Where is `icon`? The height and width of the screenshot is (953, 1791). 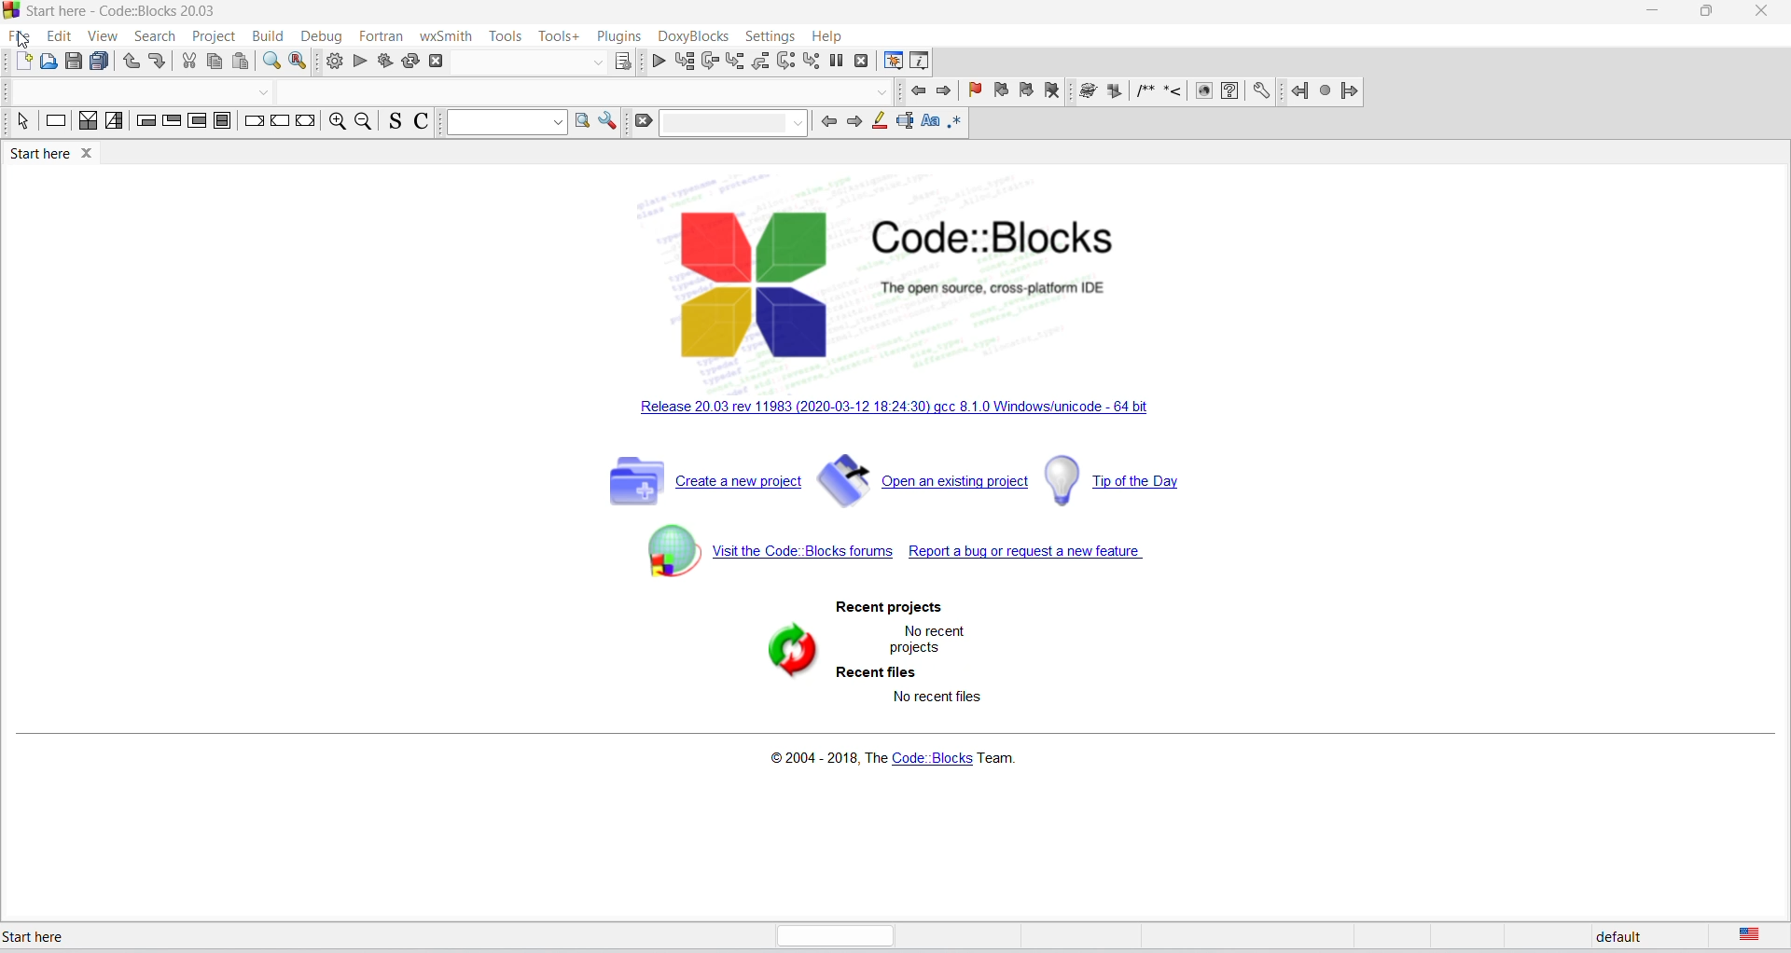
icon is located at coordinates (1088, 92).